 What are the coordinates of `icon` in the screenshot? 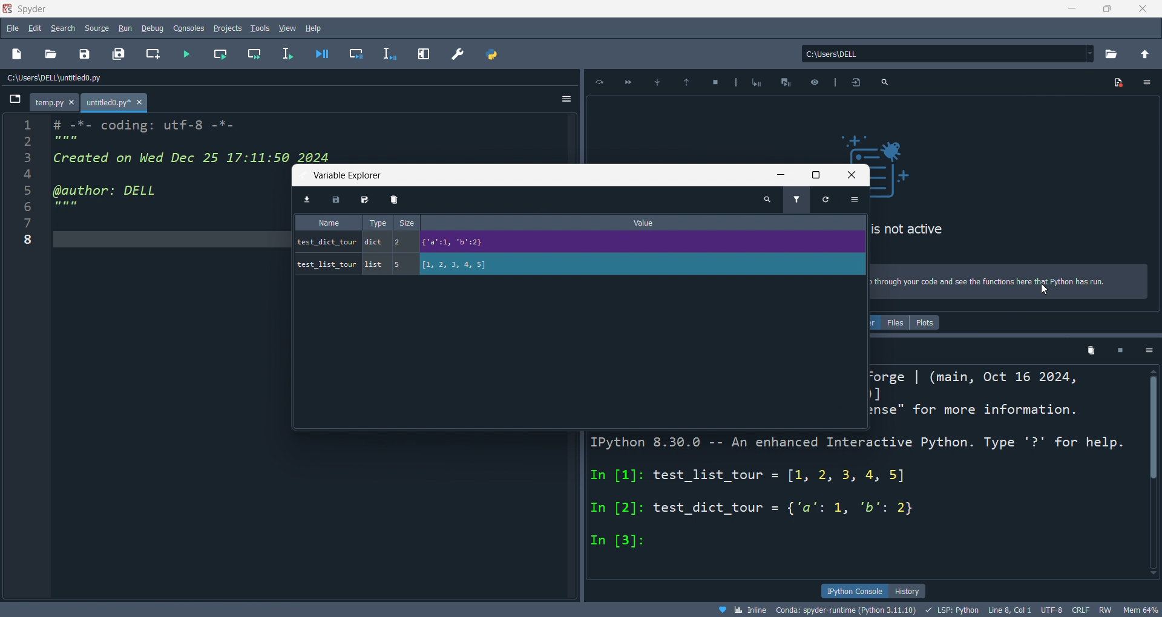 It's located at (814, 83).